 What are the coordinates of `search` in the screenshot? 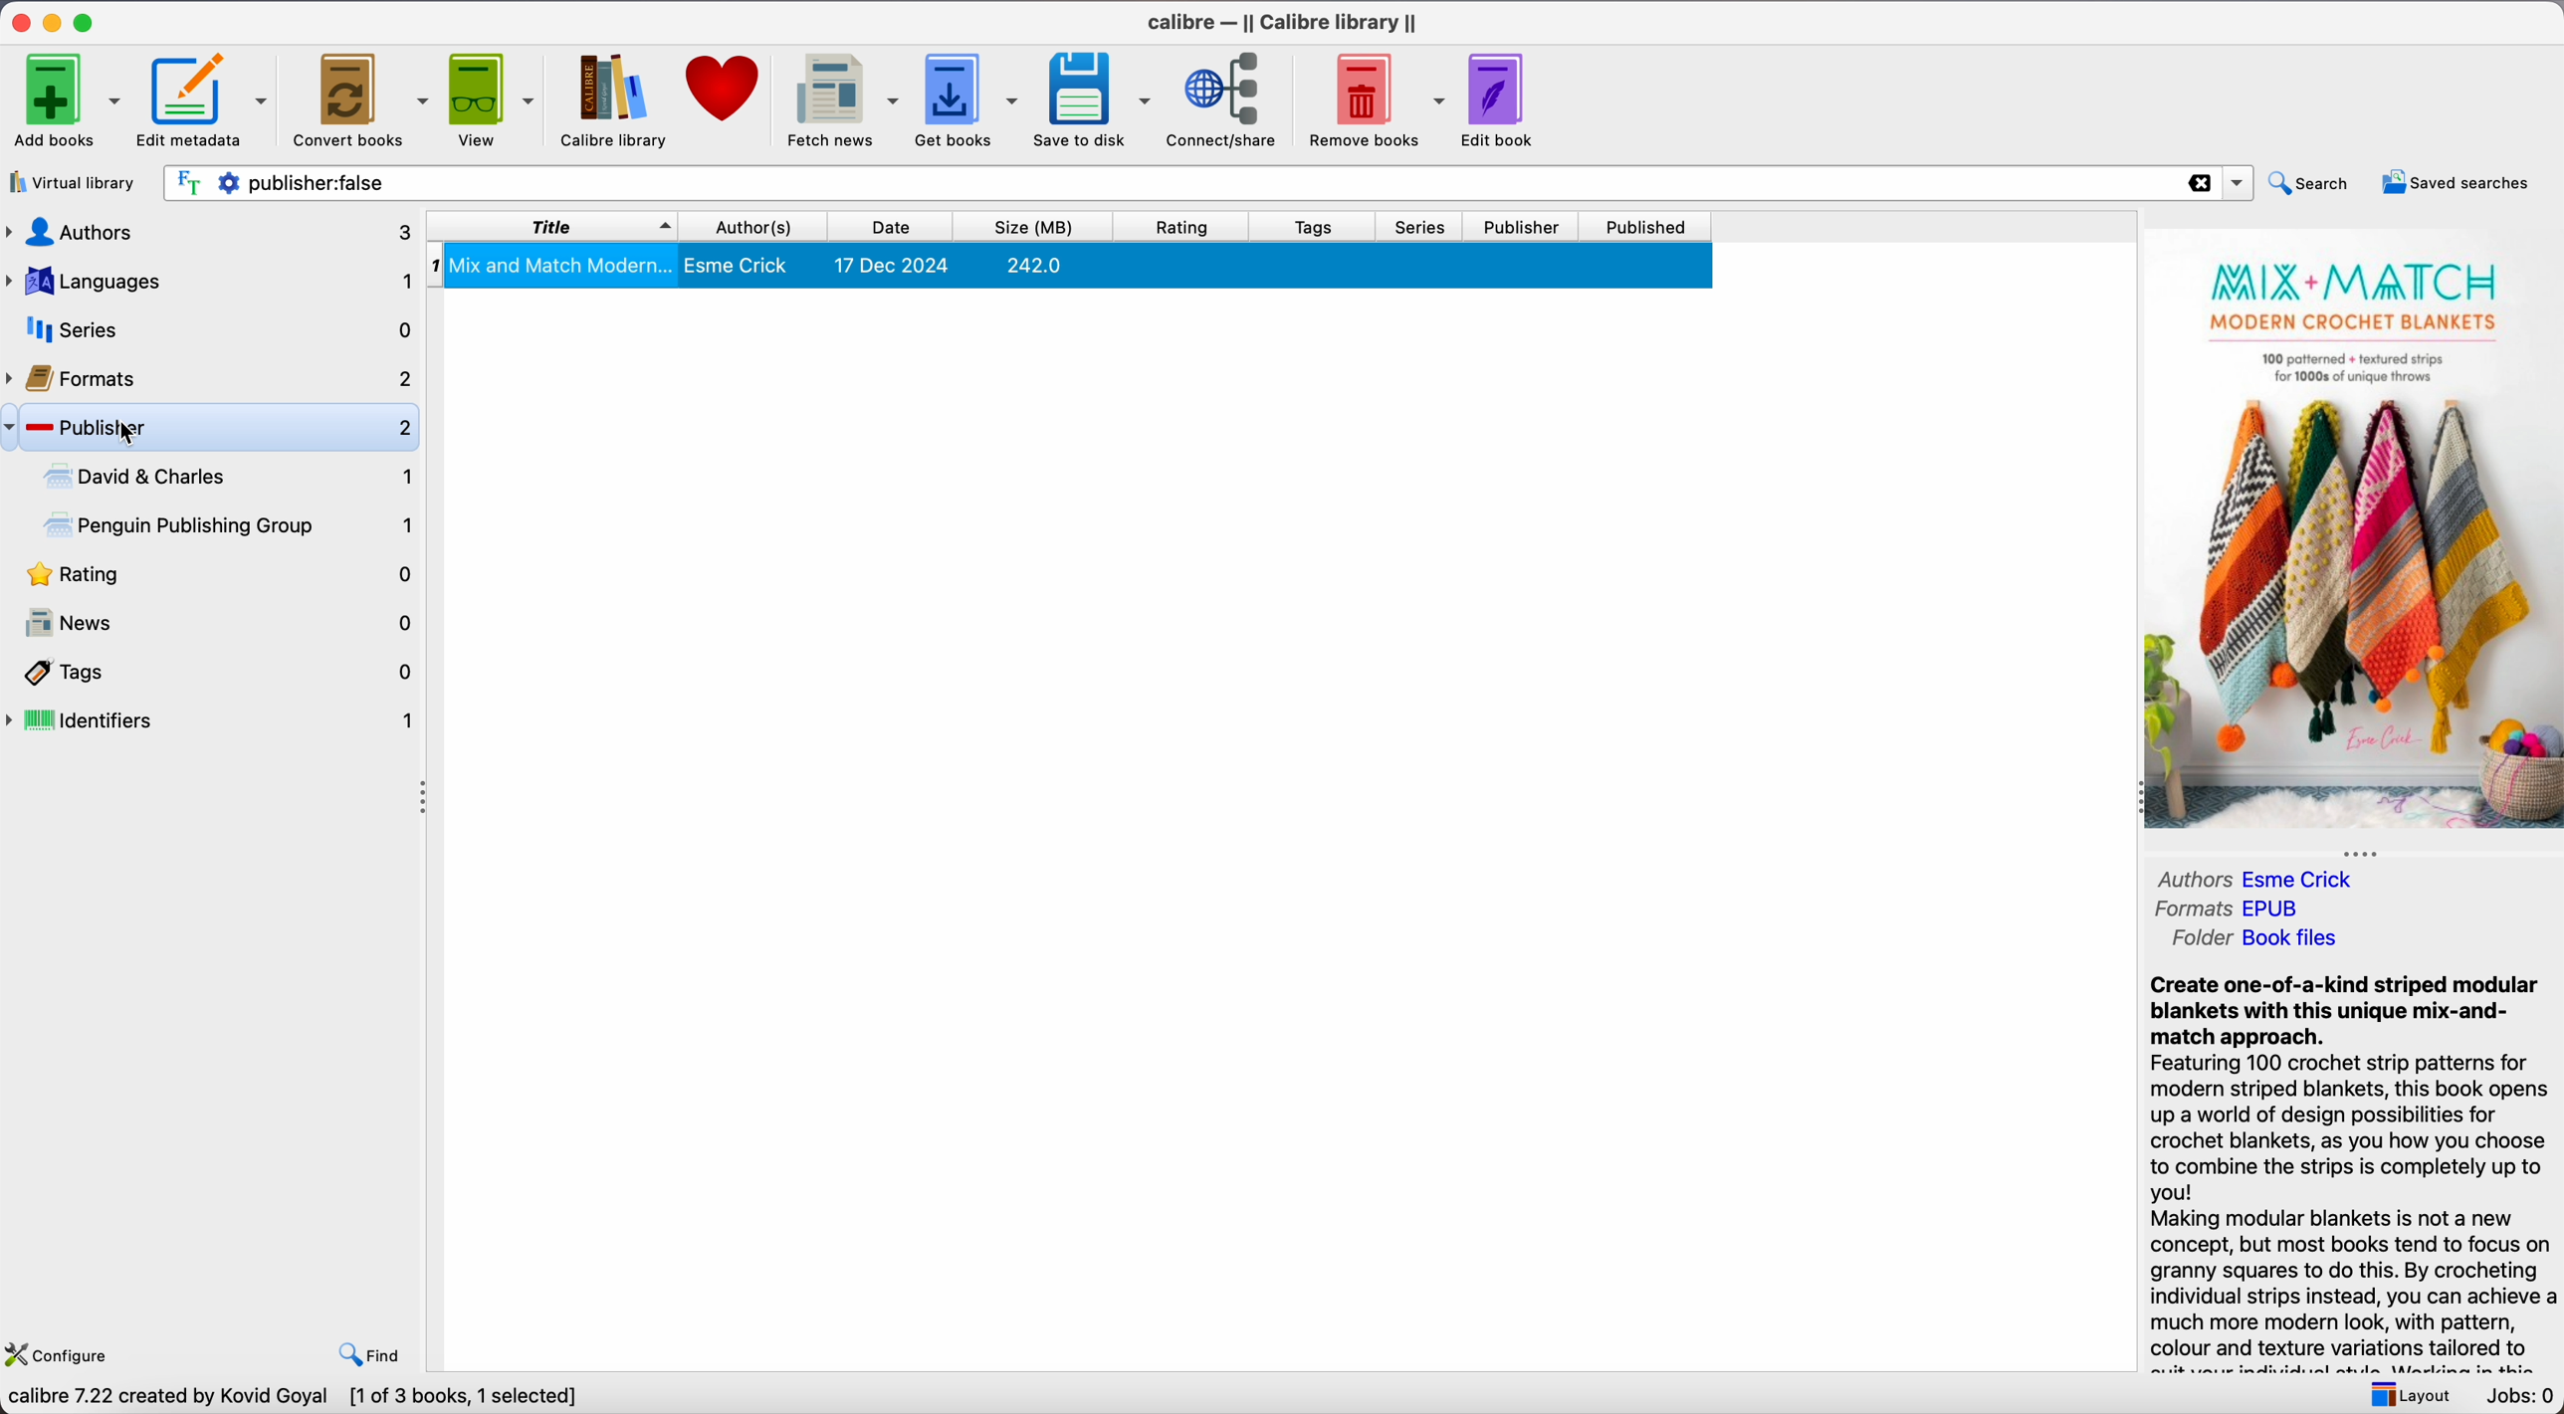 It's located at (2312, 181).